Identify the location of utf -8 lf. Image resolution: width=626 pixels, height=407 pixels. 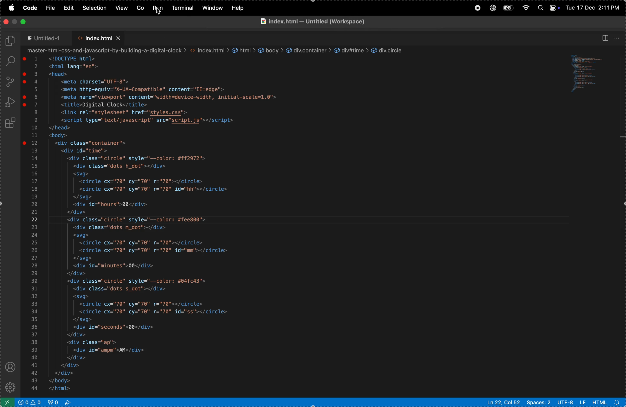
(571, 402).